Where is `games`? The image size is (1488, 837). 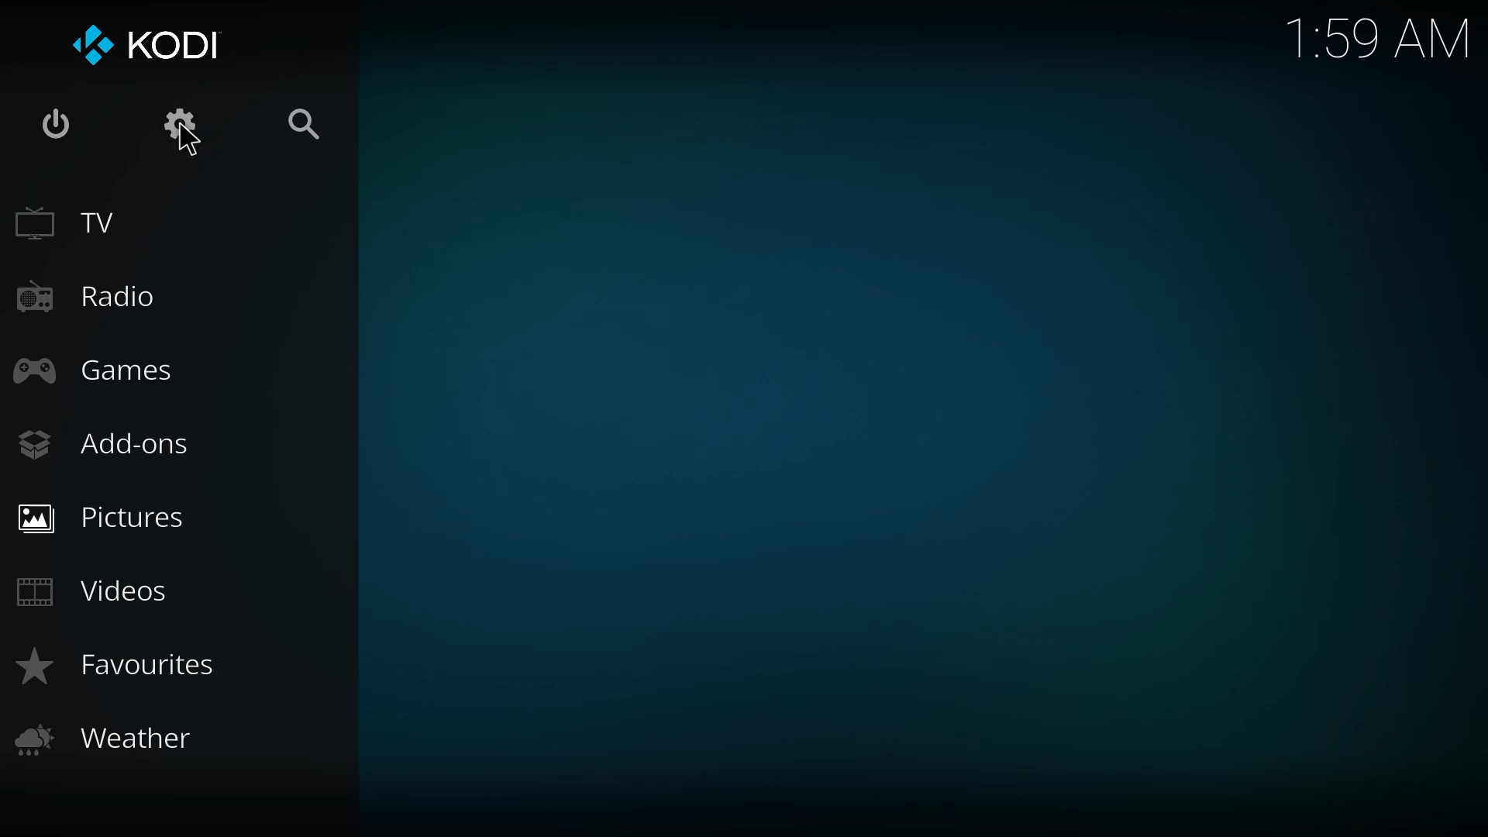
games is located at coordinates (96, 368).